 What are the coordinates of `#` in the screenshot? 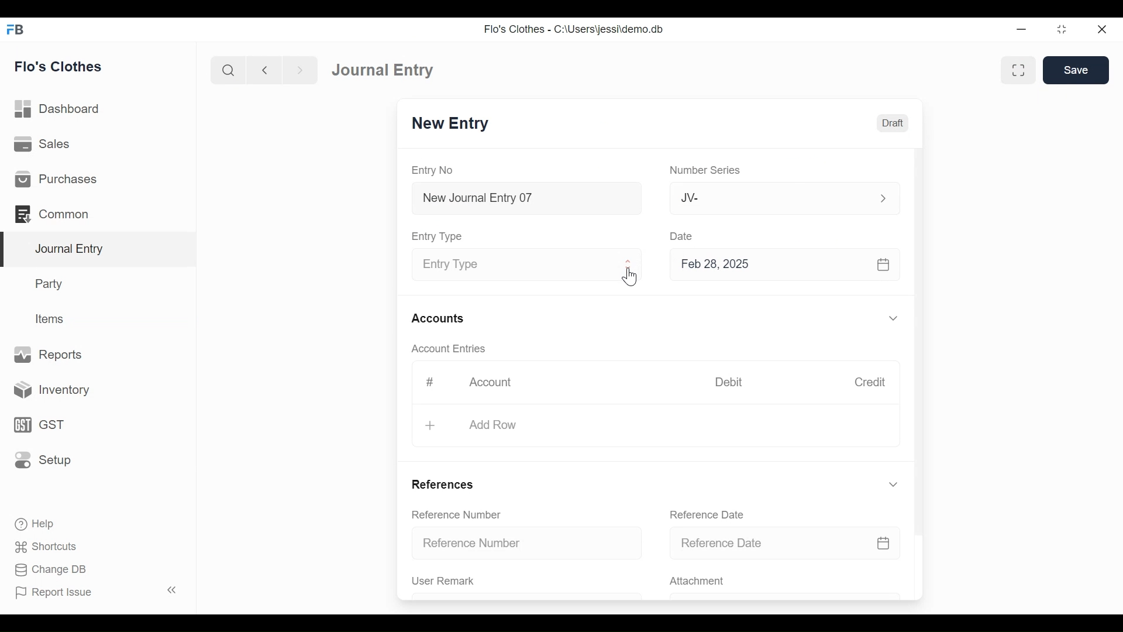 It's located at (430, 381).